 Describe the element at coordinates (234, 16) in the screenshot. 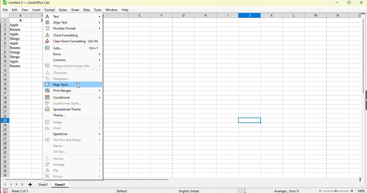

I see `columns` at that location.